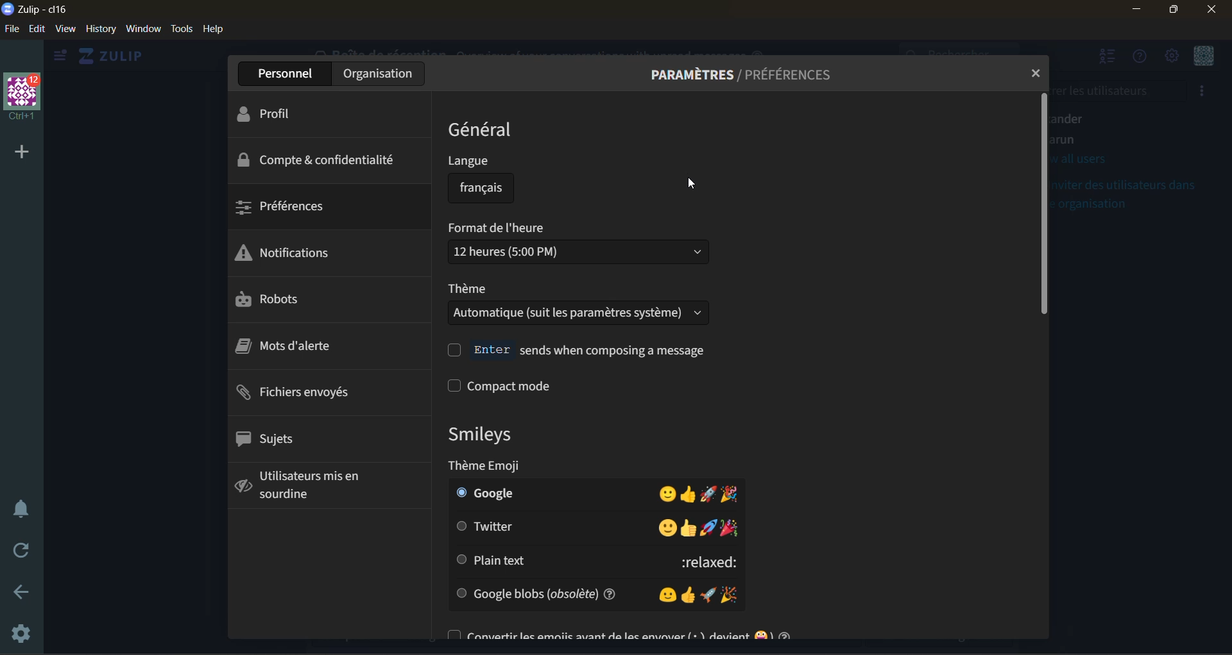 The image size is (1232, 655). I want to click on google, so click(588, 493).